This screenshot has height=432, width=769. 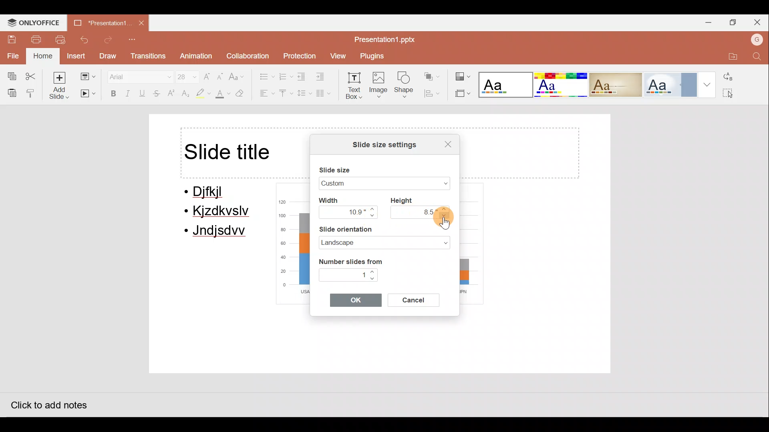 What do you see at coordinates (109, 40) in the screenshot?
I see `Redo` at bounding box center [109, 40].